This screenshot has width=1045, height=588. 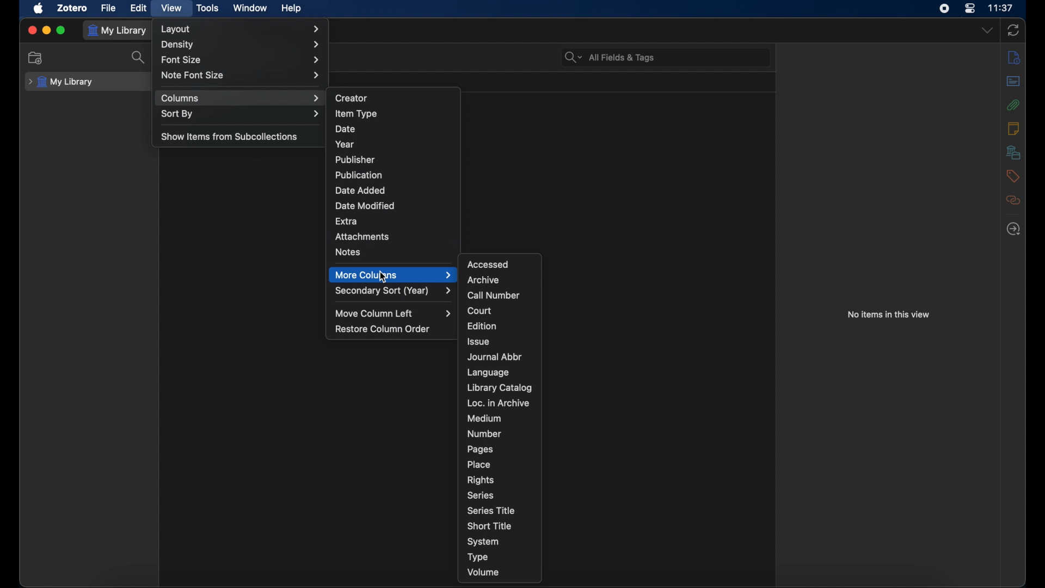 I want to click on rights, so click(x=481, y=480).